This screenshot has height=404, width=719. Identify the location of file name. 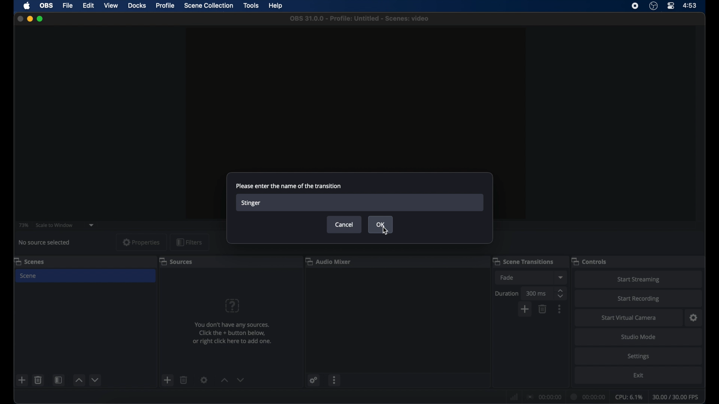
(360, 19).